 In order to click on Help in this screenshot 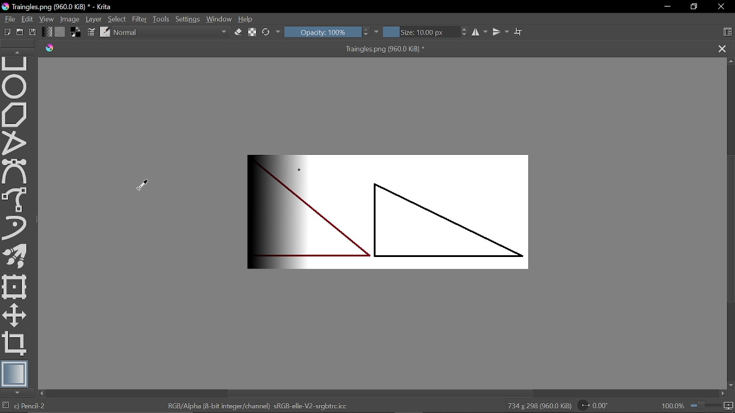, I will do `click(249, 19)`.